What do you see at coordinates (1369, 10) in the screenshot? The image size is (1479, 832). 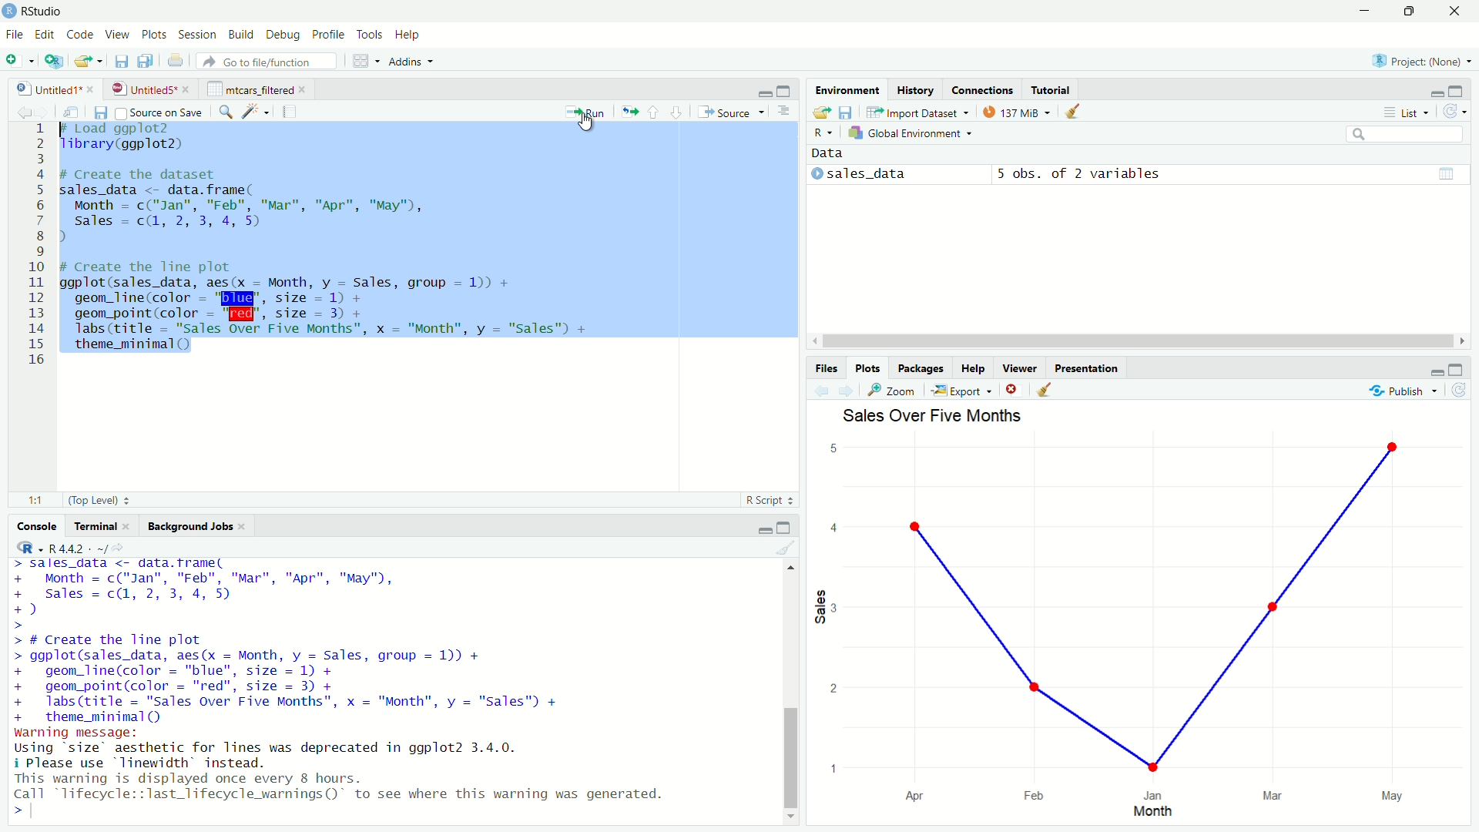 I see `minimize` at bounding box center [1369, 10].